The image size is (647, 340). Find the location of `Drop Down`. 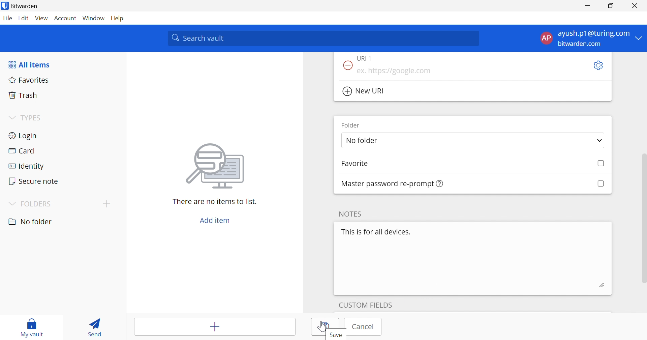

Drop Down is located at coordinates (11, 118).